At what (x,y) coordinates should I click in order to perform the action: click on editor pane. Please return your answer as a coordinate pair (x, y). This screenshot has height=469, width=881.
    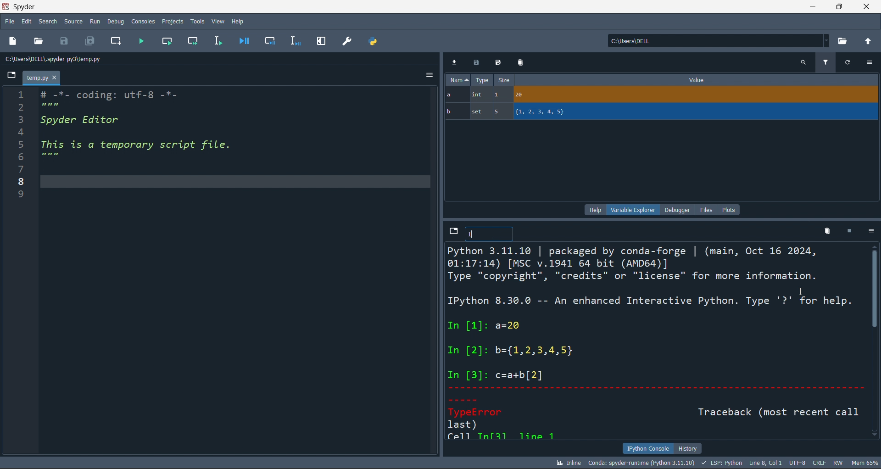
    Looking at the image, I should click on (235, 272).